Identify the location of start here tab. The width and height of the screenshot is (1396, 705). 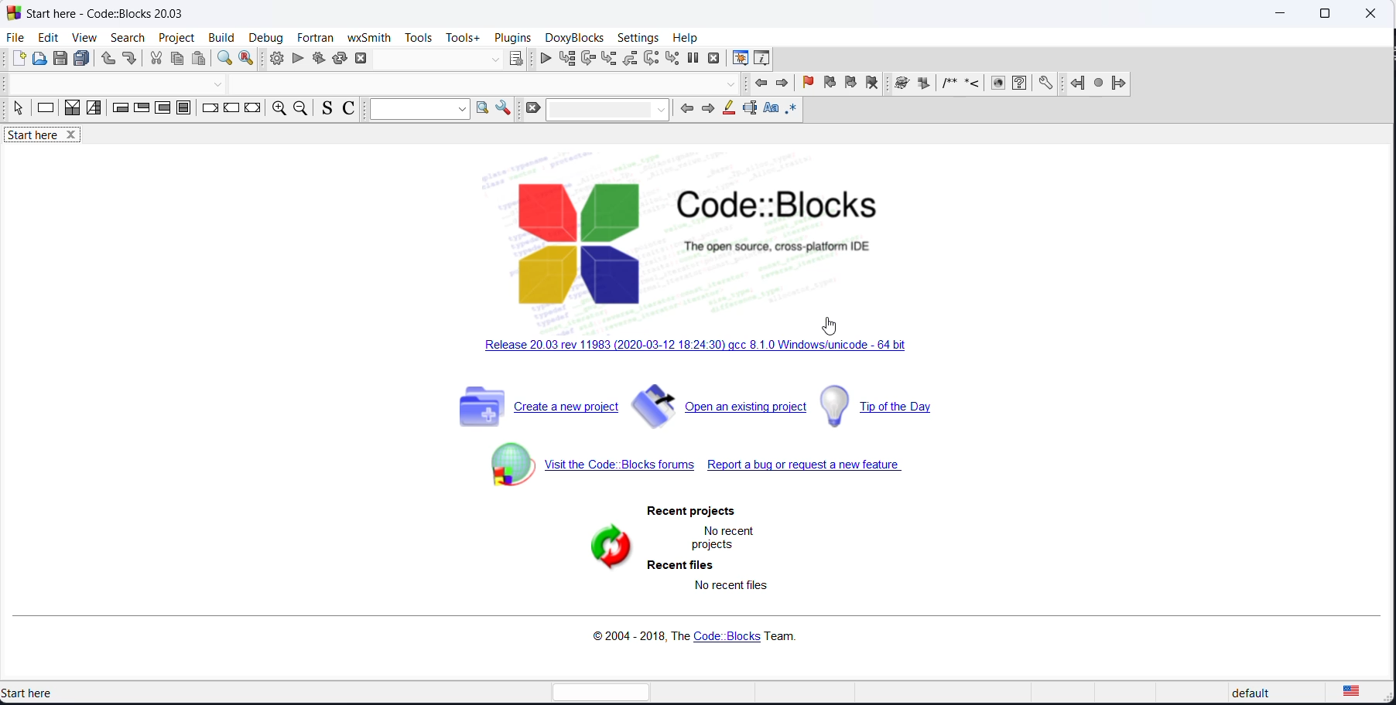
(53, 138).